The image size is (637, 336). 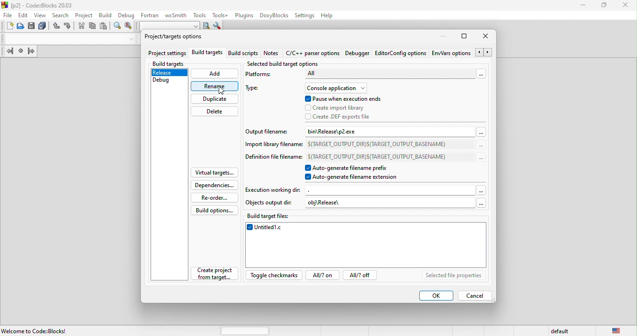 What do you see at coordinates (481, 132) in the screenshot?
I see `more` at bounding box center [481, 132].